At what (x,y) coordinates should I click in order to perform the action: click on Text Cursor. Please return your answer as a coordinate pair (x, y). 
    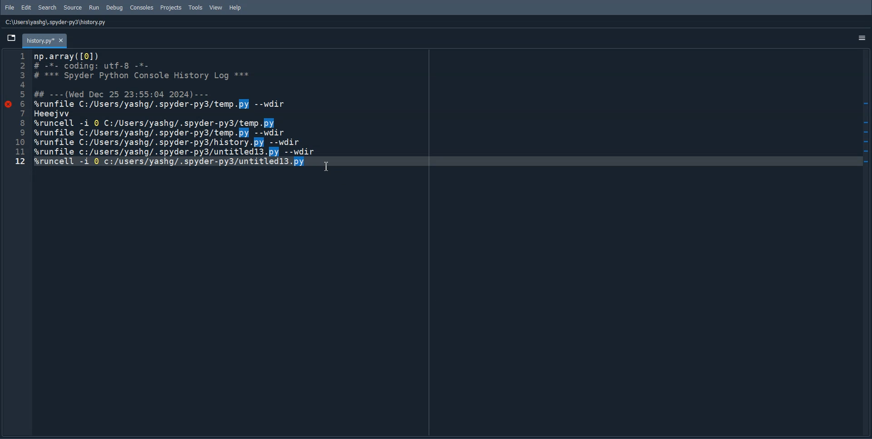
    Looking at the image, I should click on (329, 166).